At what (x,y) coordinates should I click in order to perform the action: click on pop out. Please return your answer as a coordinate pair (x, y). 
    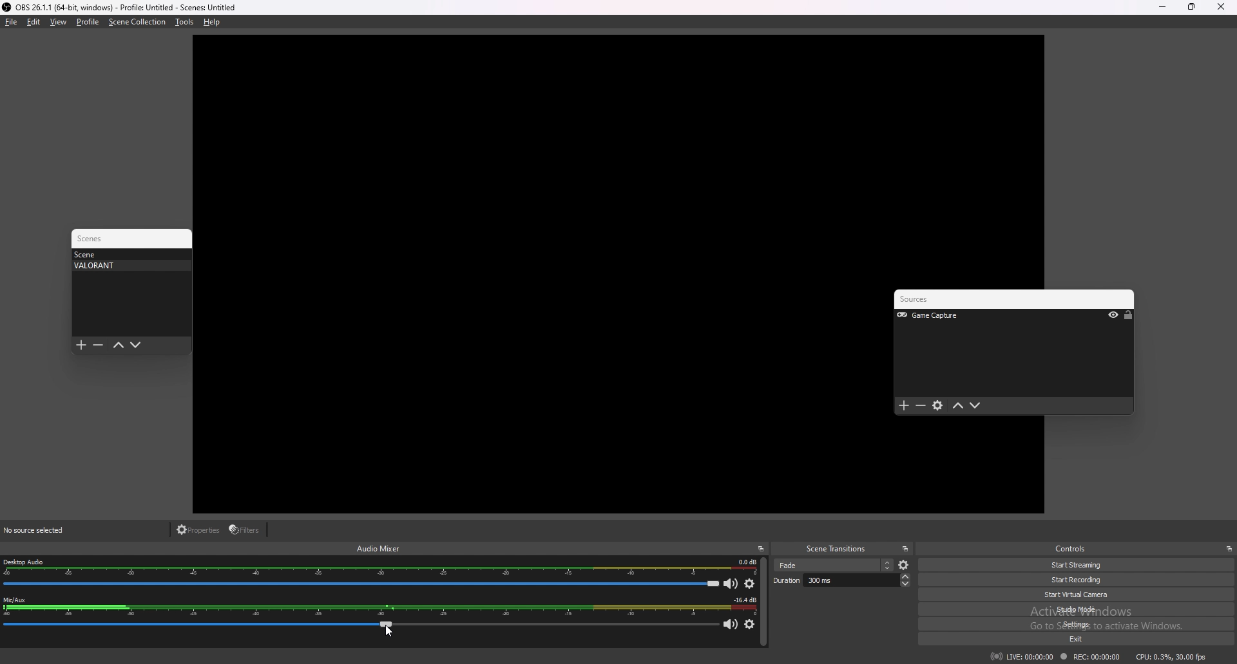
    Looking at the image, I should click on (905, 549).